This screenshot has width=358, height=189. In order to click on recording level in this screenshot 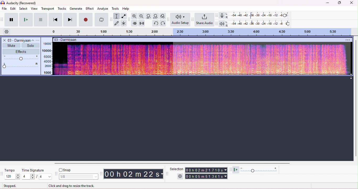, I will do `click(258, 15)`.